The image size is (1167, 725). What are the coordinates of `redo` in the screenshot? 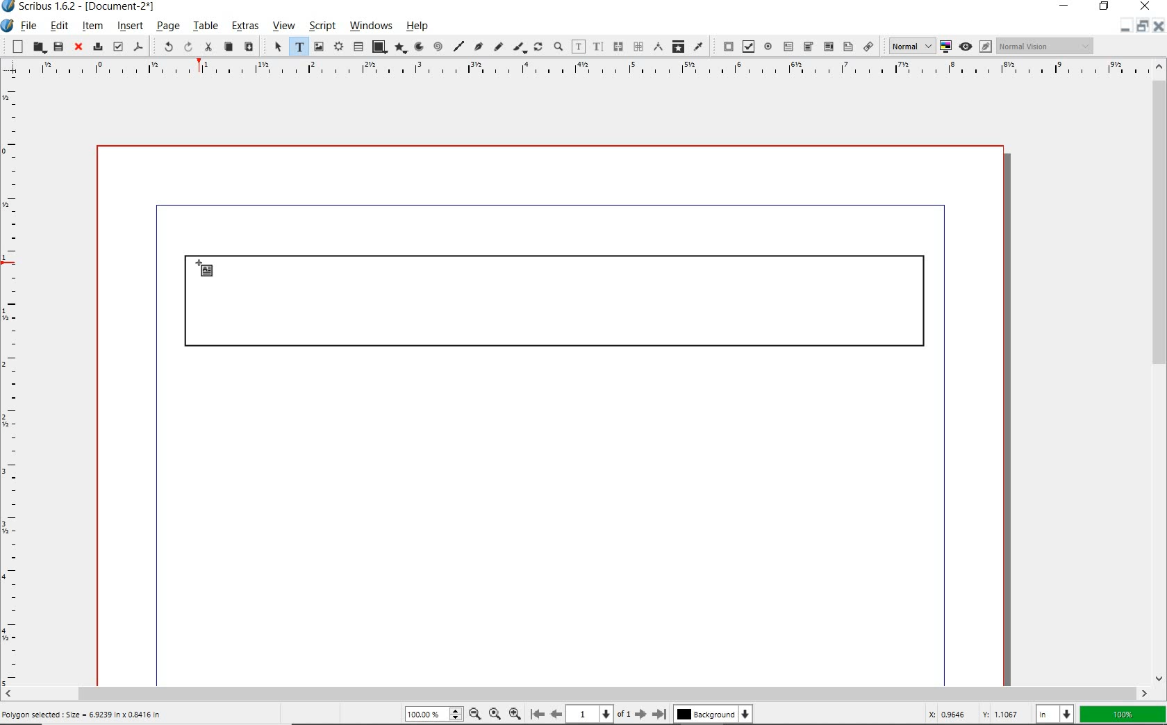 It's located at (188, 47).